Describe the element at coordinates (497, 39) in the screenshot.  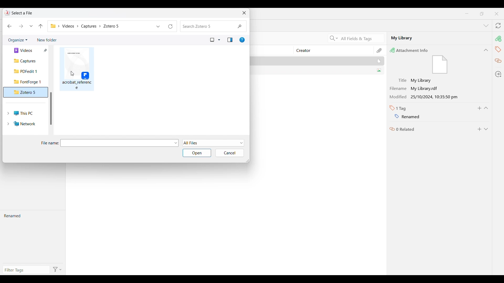
I see `Attachment info` at that location.